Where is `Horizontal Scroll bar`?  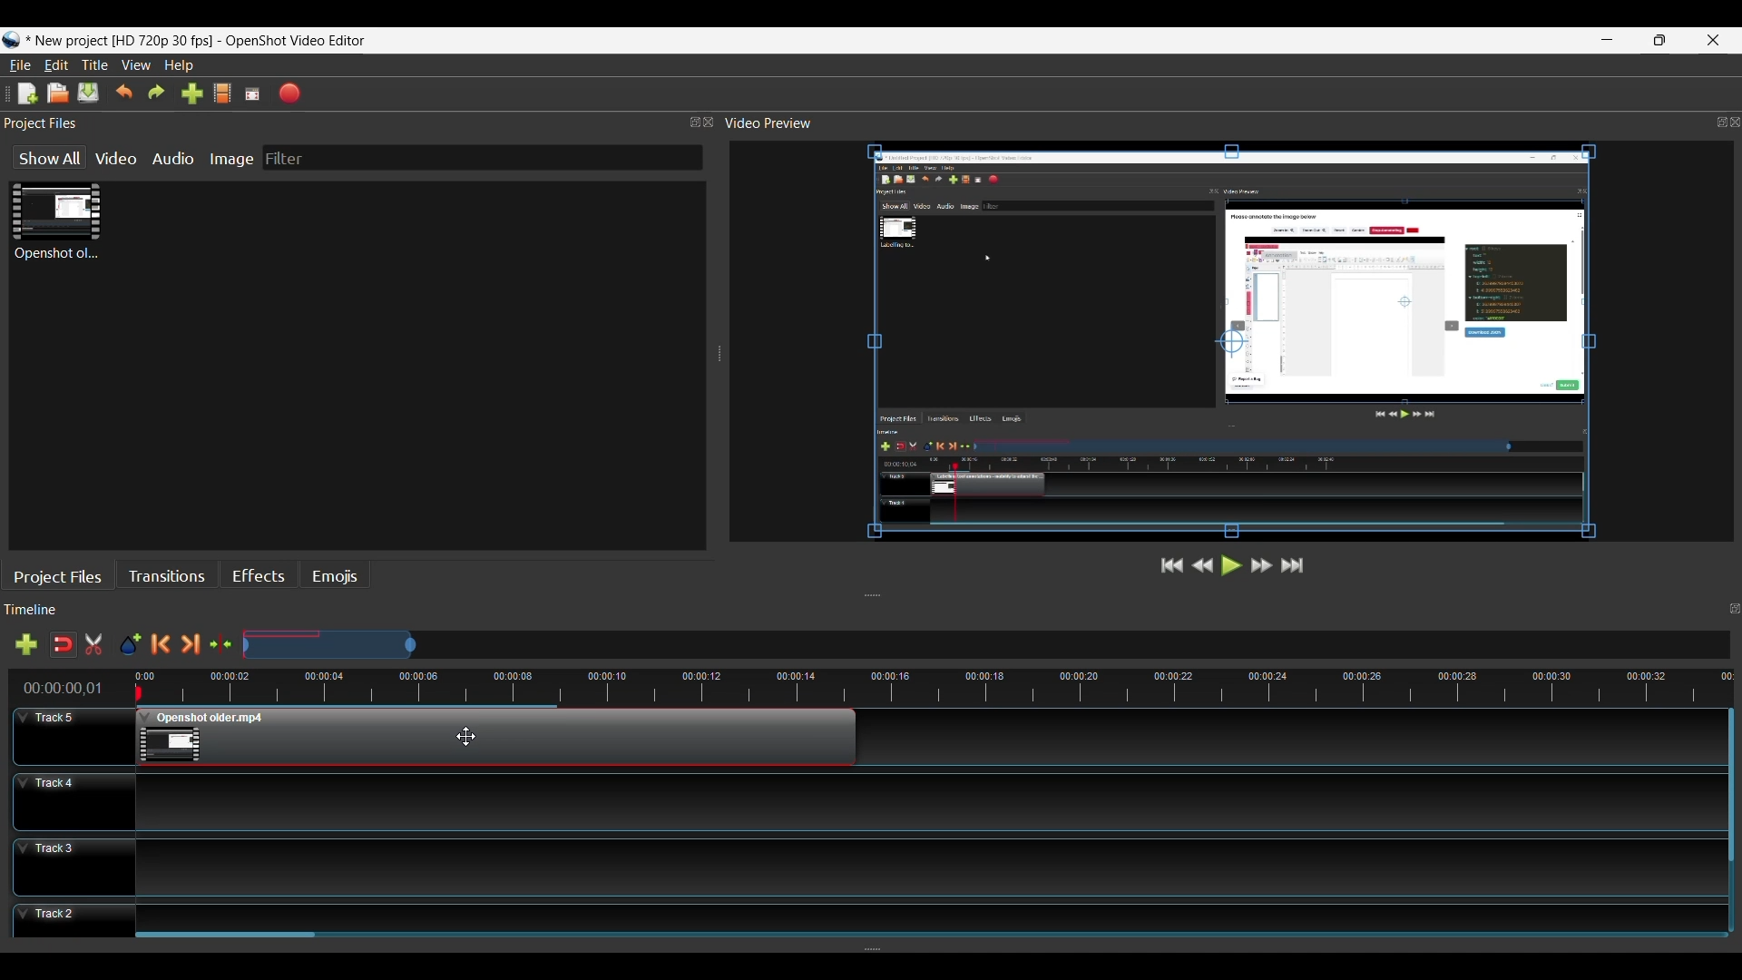 Horizontal Scroll bar is located at coordinates (230, 939).